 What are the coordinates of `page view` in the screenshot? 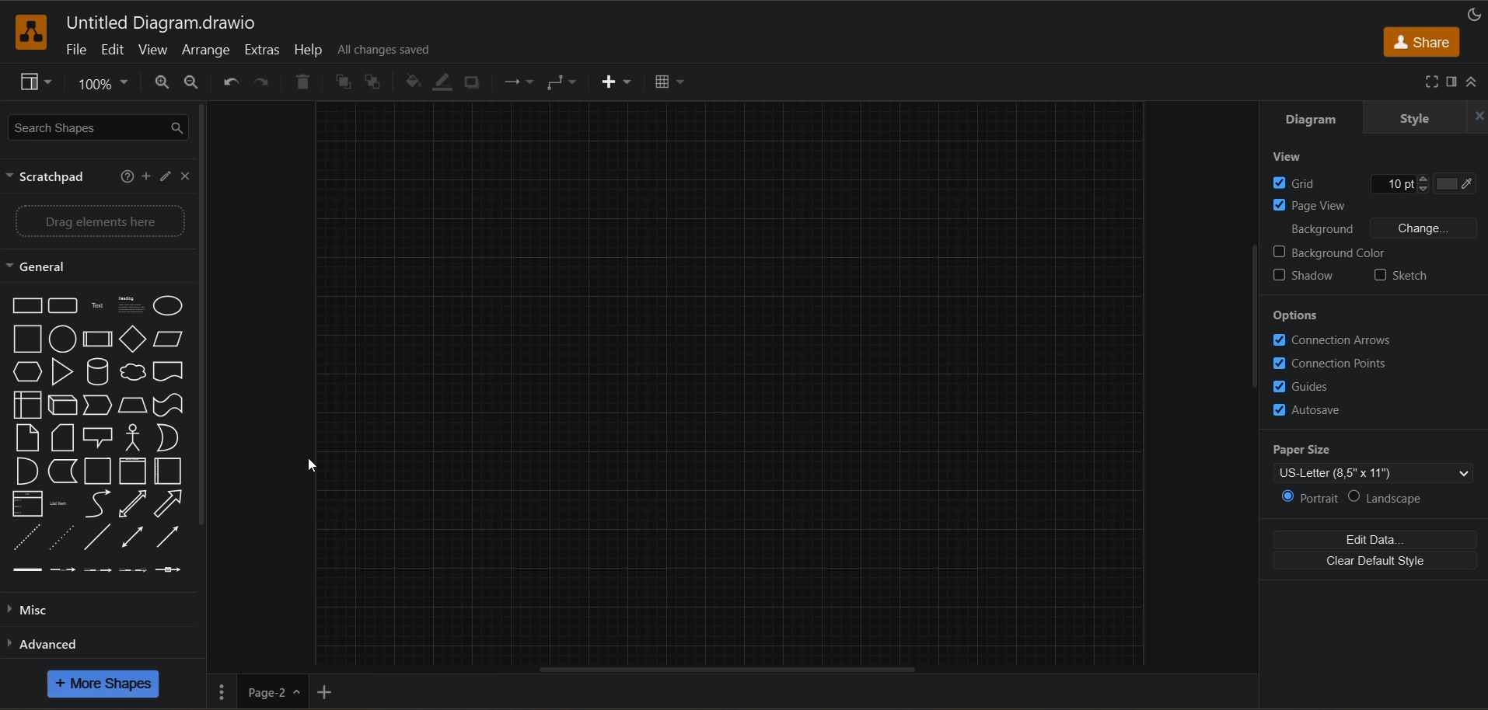 It's located at (1312, 205).